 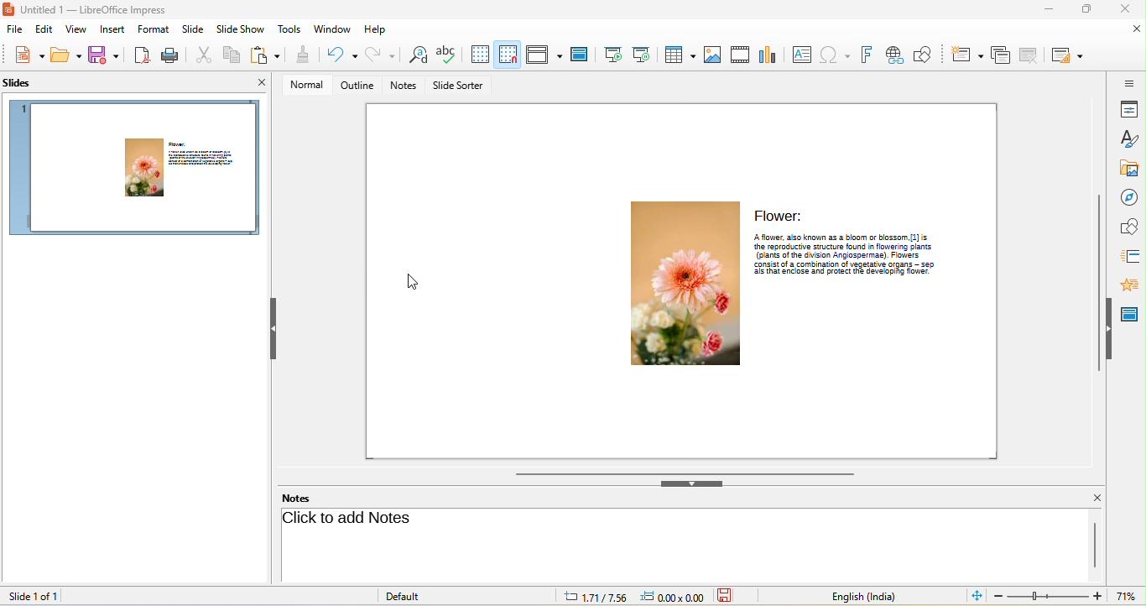 What do you see at coordinates (836, 255) in the screenshot?
I see `(plants of the dwvision Angiospermae). Flowers` at bounding box center [836, 255].